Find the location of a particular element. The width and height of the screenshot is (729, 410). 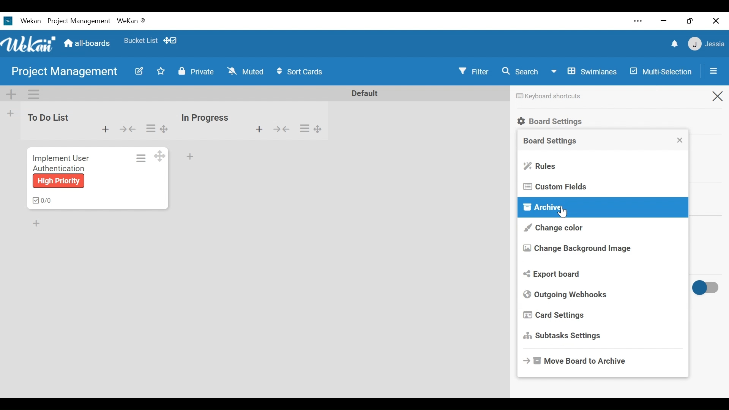

show/hide Desktop drag handles is located at coordinates (170, 40).